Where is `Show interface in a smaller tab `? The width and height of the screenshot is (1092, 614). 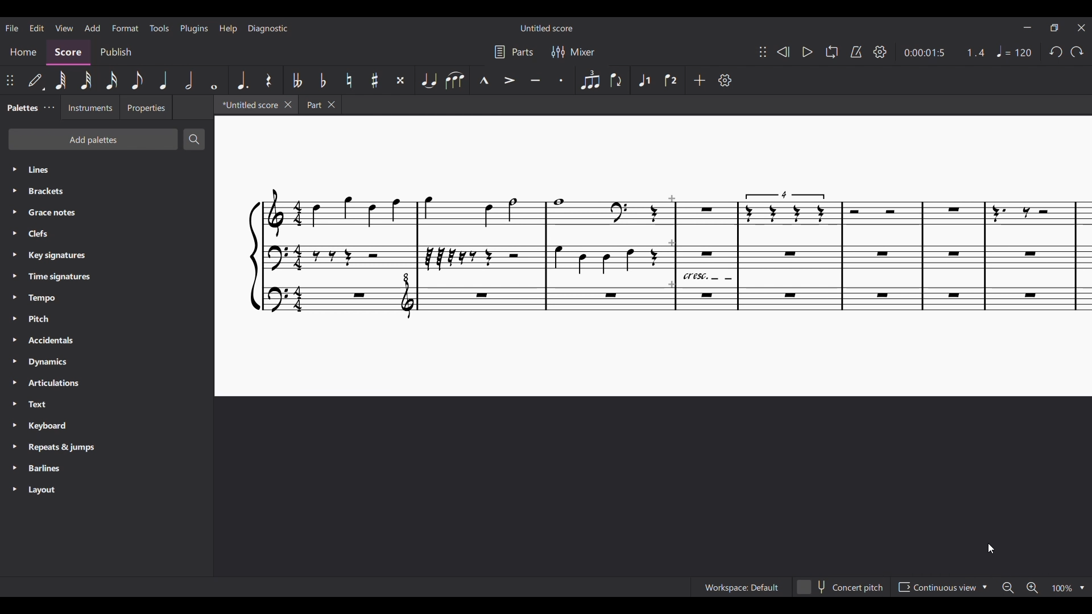
Show interface in a smaller tab  is located at coordinates (1054, 28).